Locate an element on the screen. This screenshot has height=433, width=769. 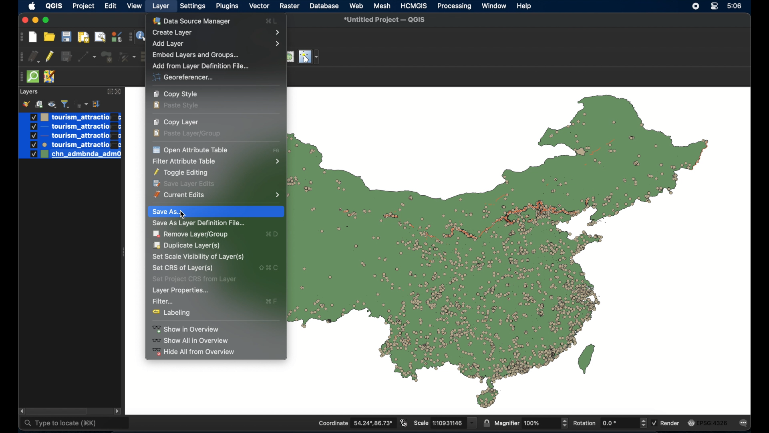
layer properties is located at coordinates (180, 290).